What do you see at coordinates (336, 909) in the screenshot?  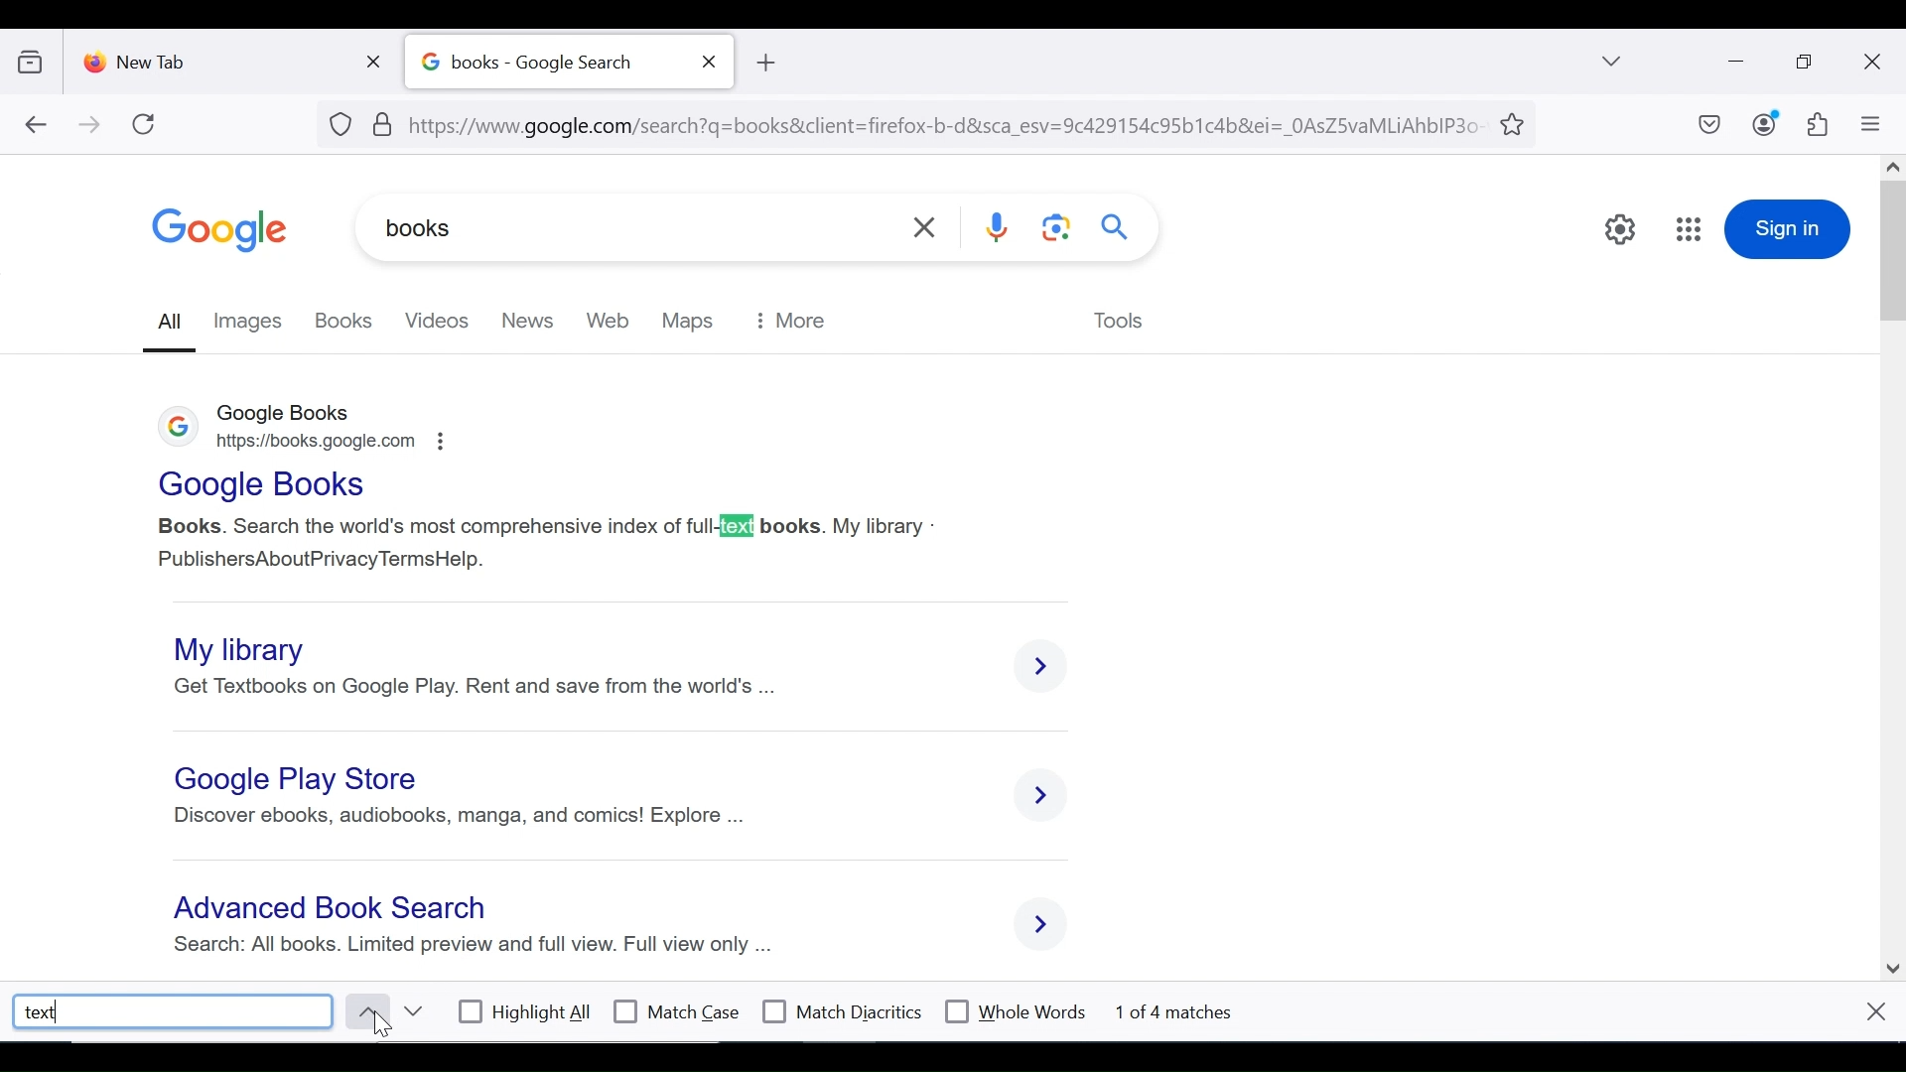 I see `Advanced BooK search` at bounding box center [336, 909].